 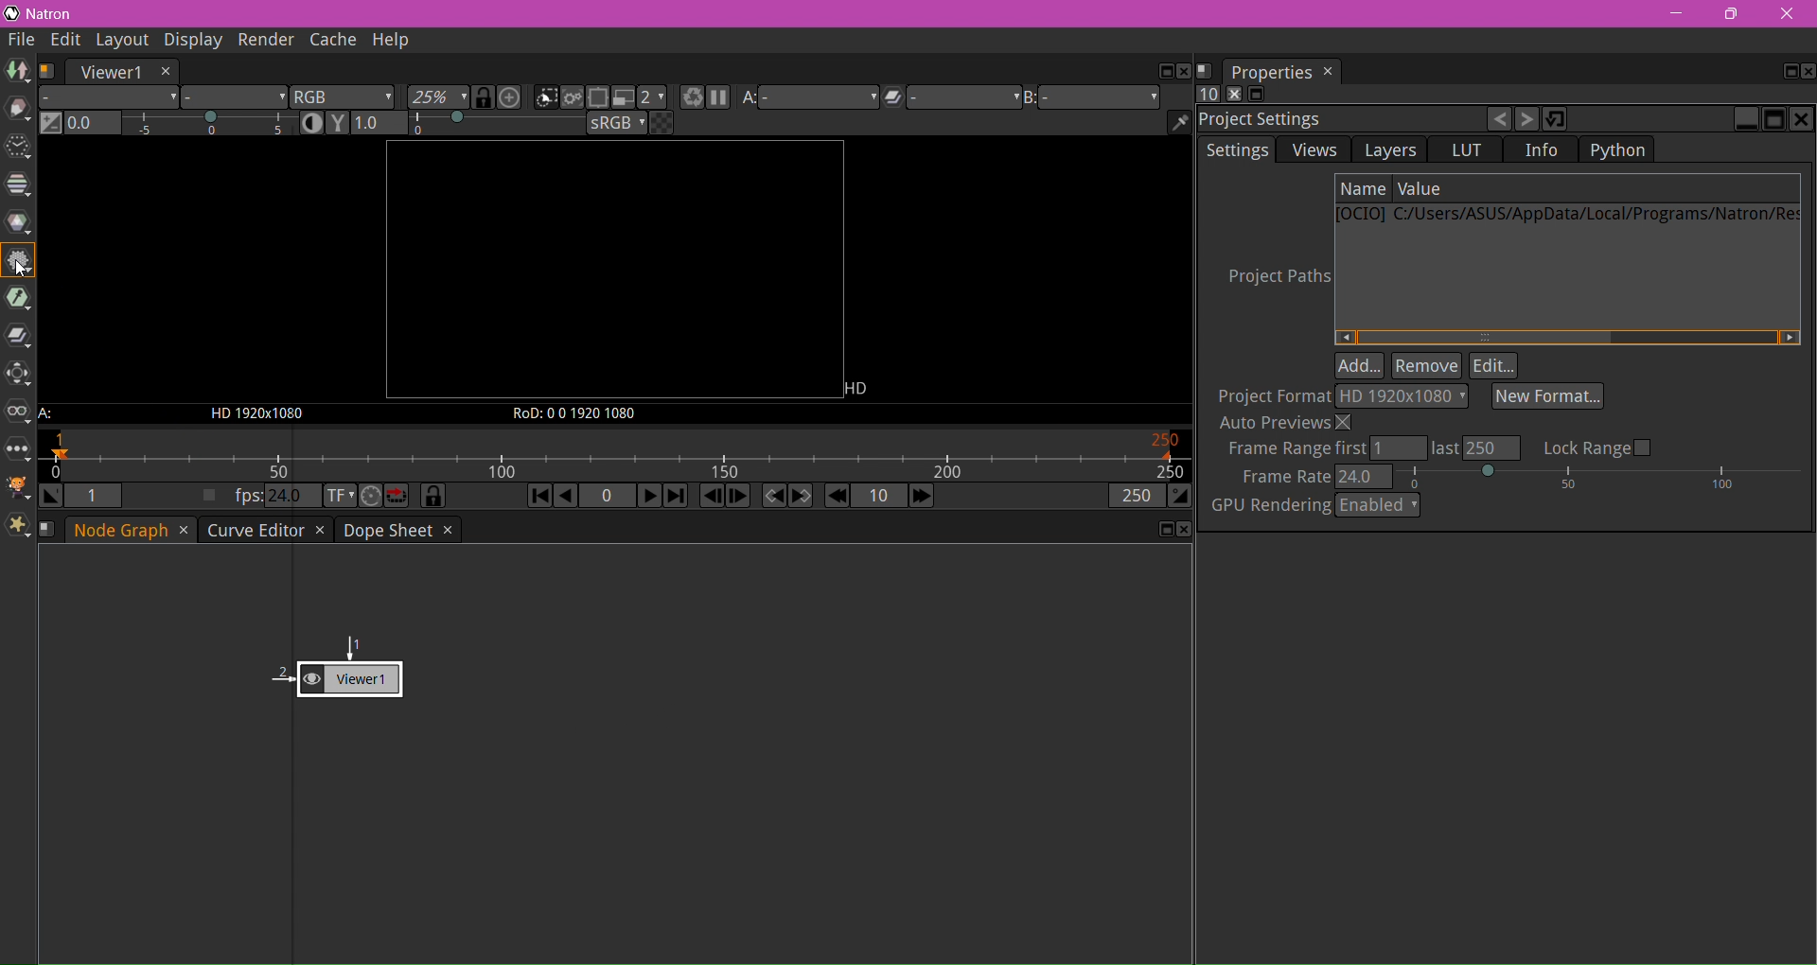 What do you see at coordinates (18, 376) in the screenshot?
I see `Transform` at bounding box center [18, 376].